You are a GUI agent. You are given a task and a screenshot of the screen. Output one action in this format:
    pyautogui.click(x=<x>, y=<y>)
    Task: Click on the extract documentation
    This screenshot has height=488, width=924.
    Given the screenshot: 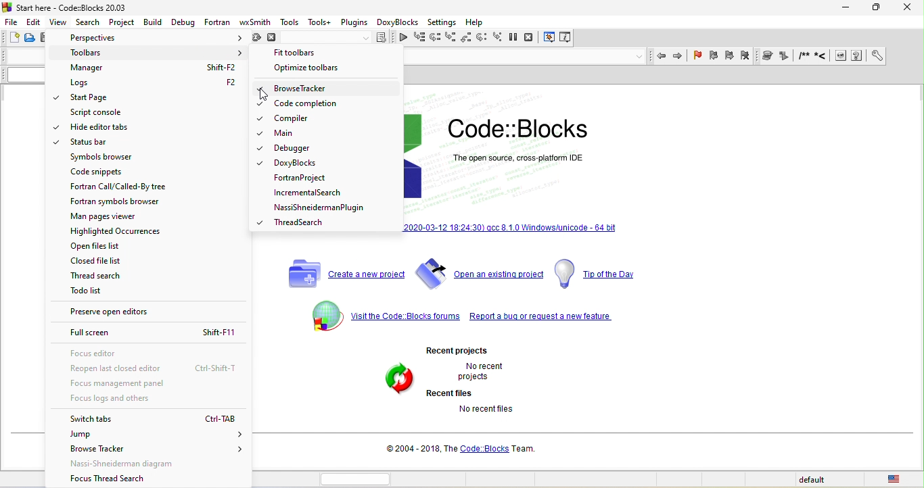 What is the action you would take?
    pyautogui.click(x=786, y=57)
    